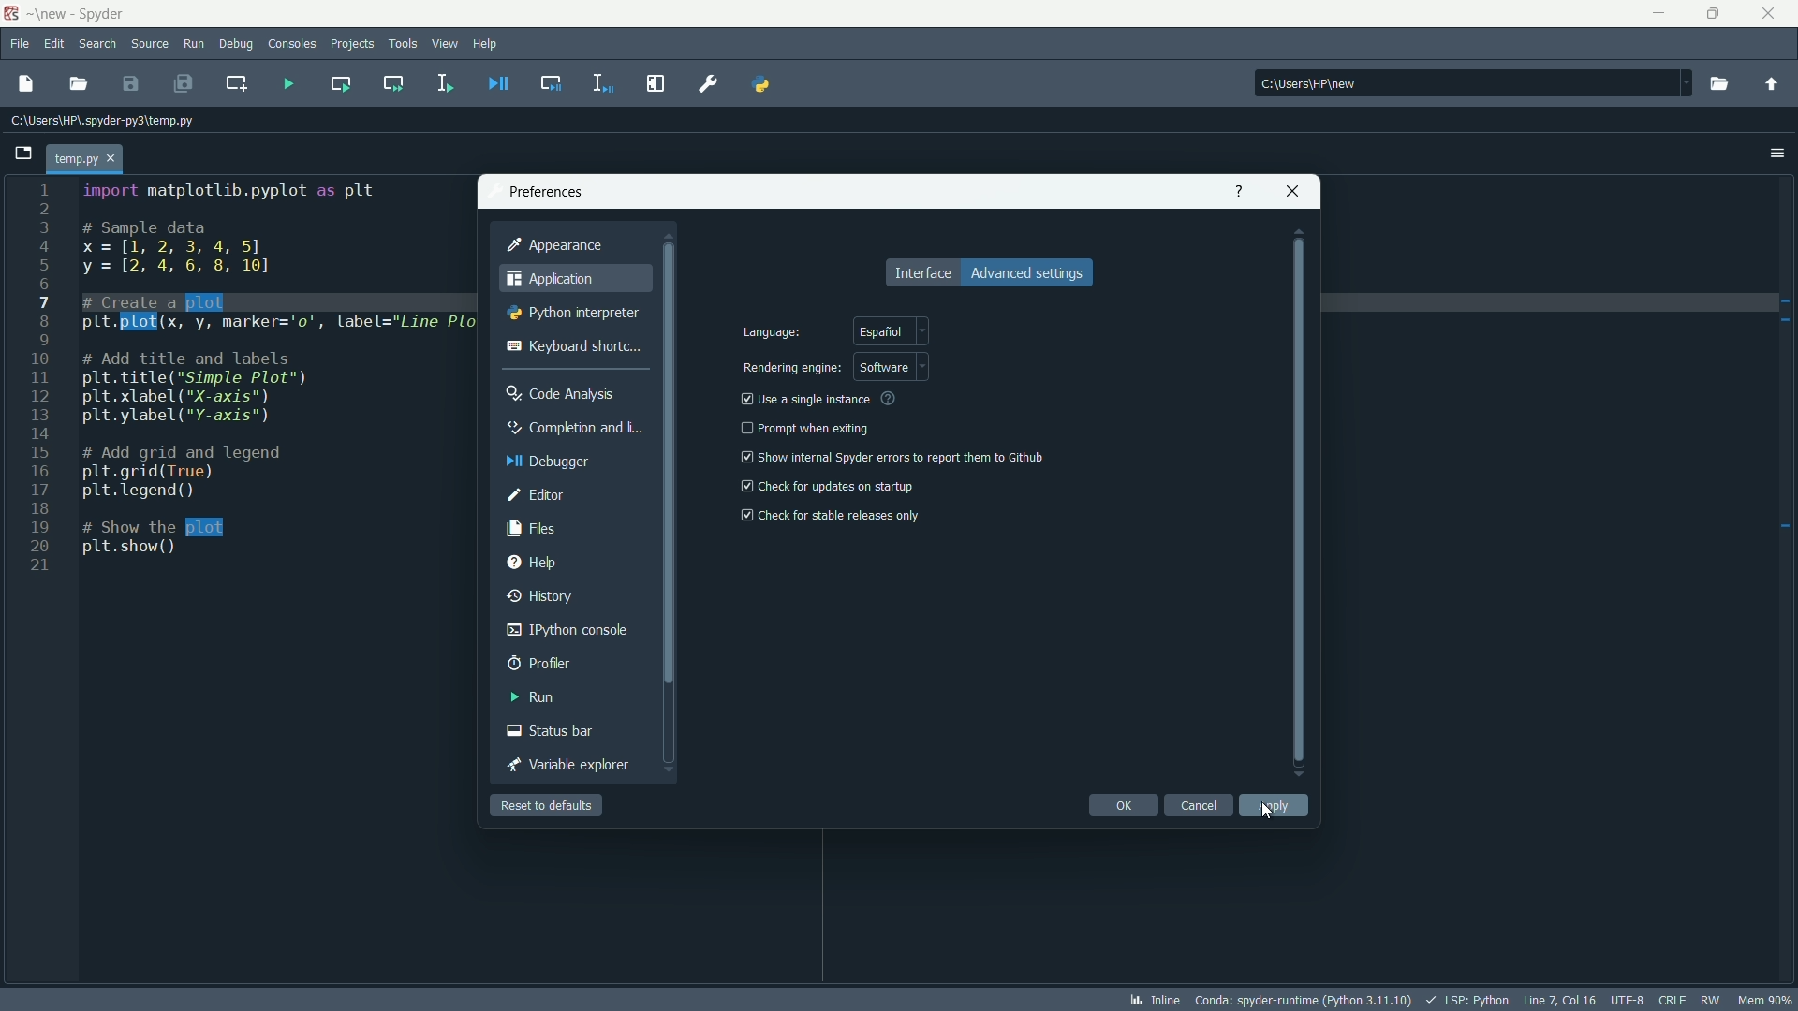 Image resolution: width=1798 pixels, height=1011 pixels. What do you see at coordinates (1027, 273) in the screenshot?
I see `advance settings` at bounding box center [1027, 273].